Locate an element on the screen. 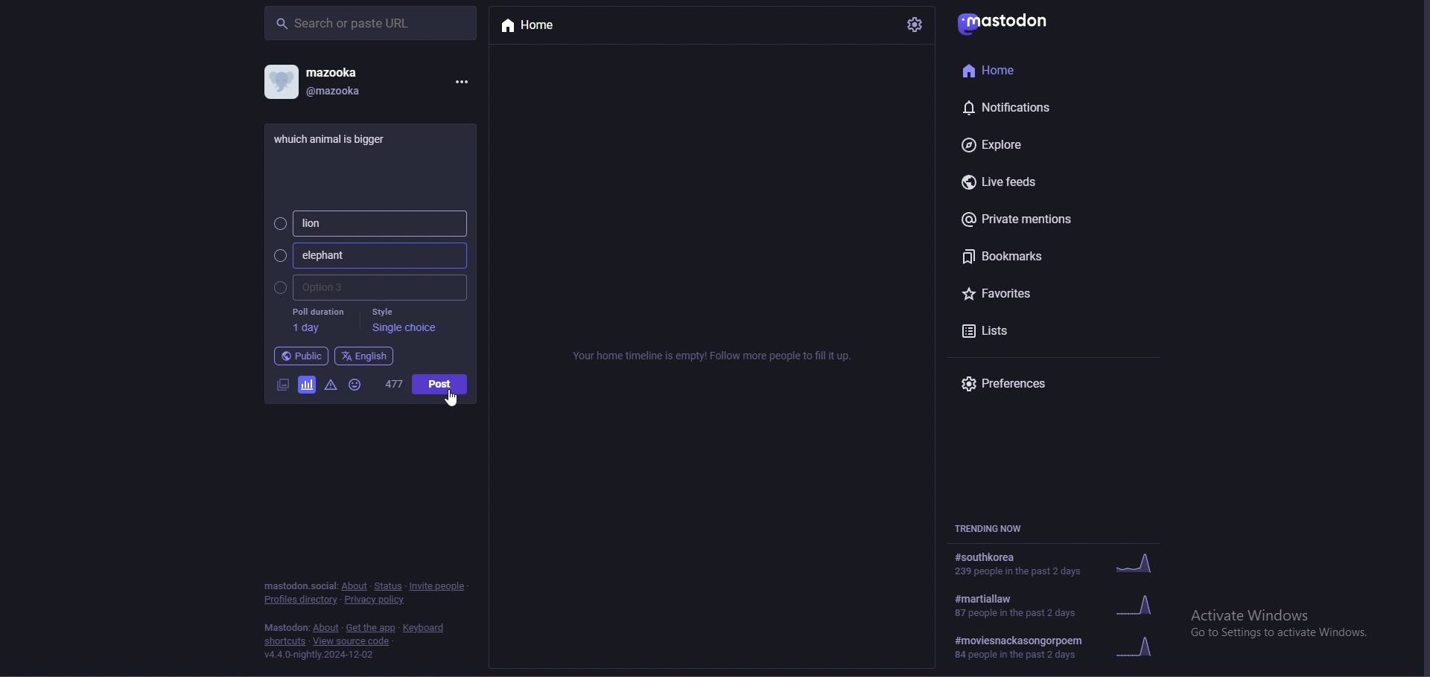  mastodon is located at coordinates (299, 585).